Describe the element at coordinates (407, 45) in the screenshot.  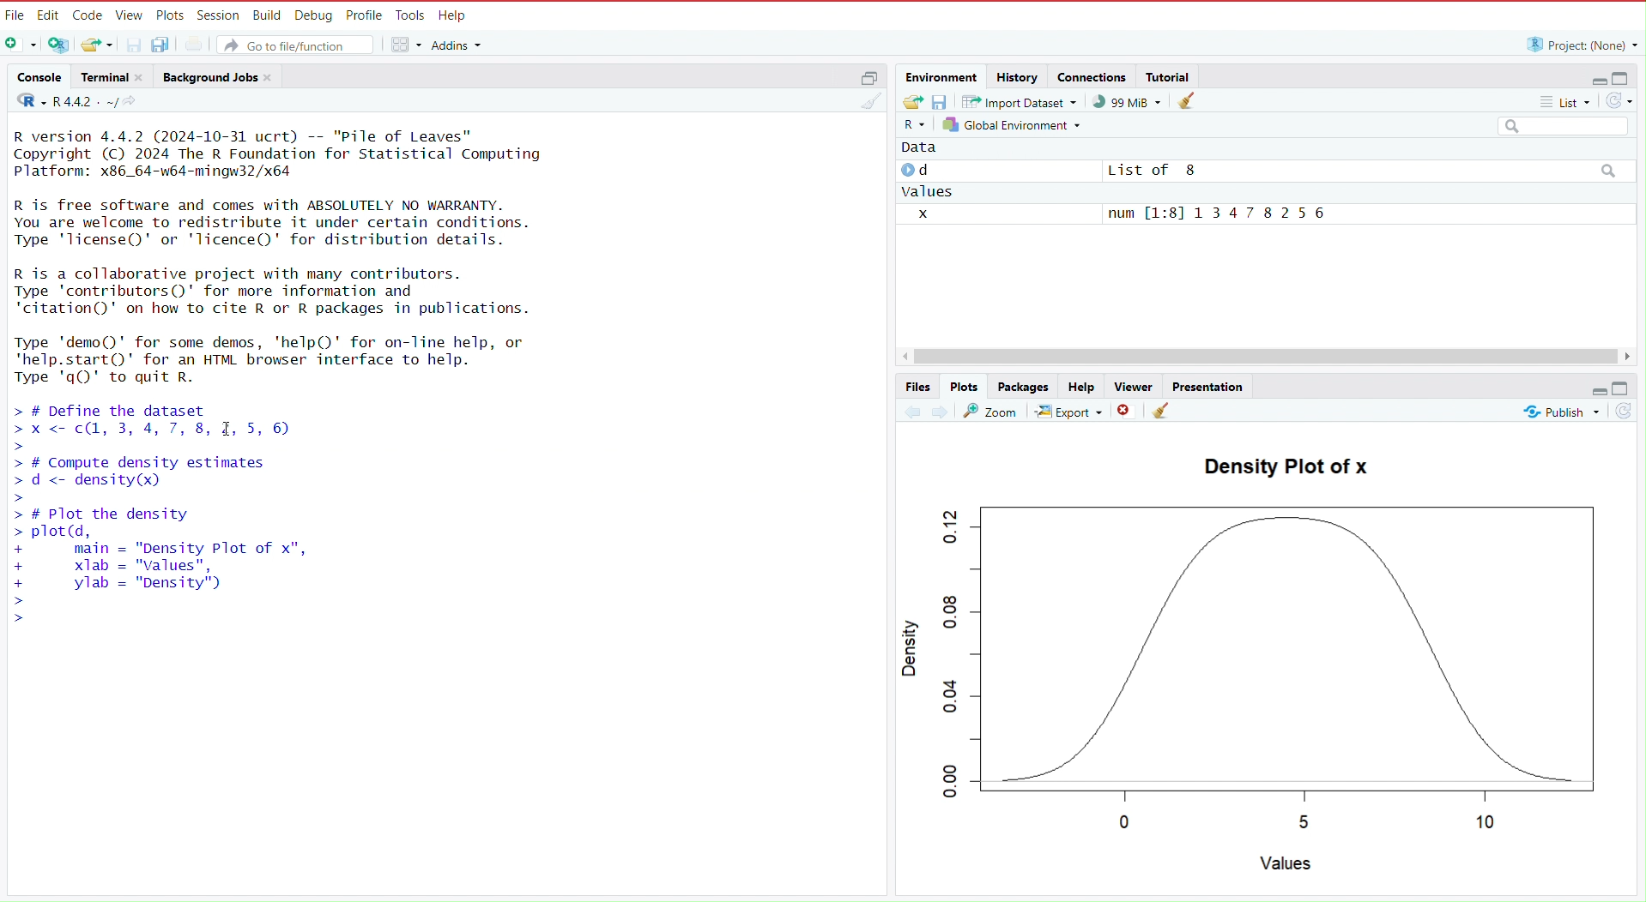
I see `workspace panes` at that location.